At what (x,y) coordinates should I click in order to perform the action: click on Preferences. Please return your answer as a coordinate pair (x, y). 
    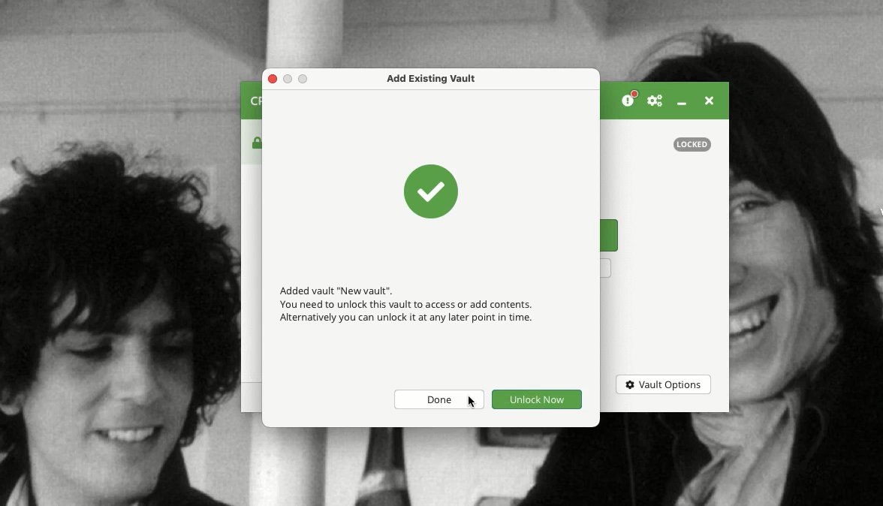
    Looking at the image, I should click on (655, 101).